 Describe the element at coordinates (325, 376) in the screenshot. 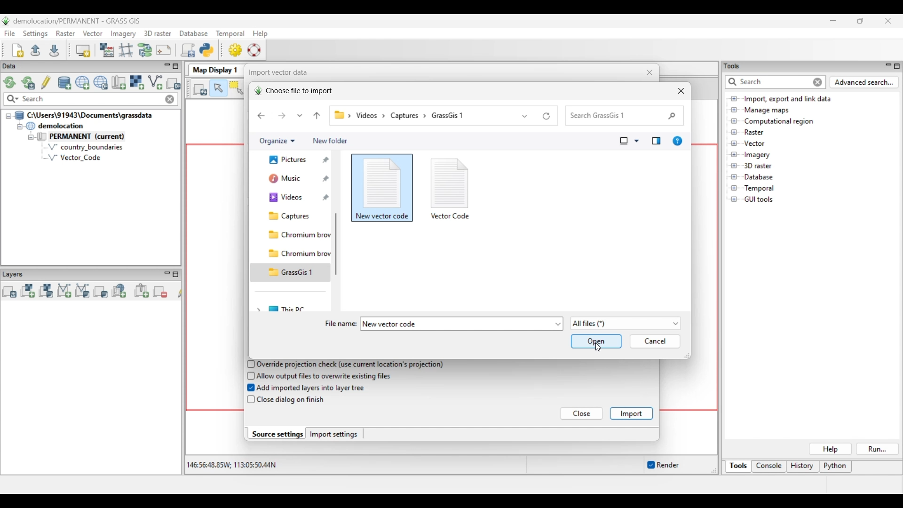

I see `Allow output files to overwrite existing files` at that location.